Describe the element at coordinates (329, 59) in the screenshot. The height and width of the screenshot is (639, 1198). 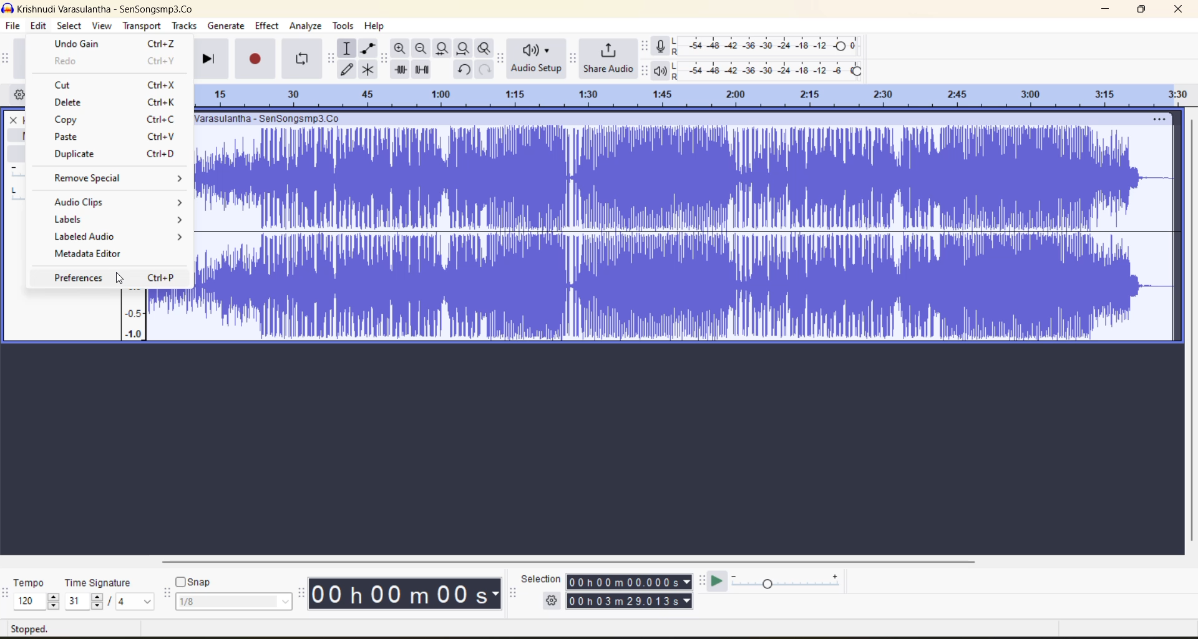
I see `tools toolbar` at that location.